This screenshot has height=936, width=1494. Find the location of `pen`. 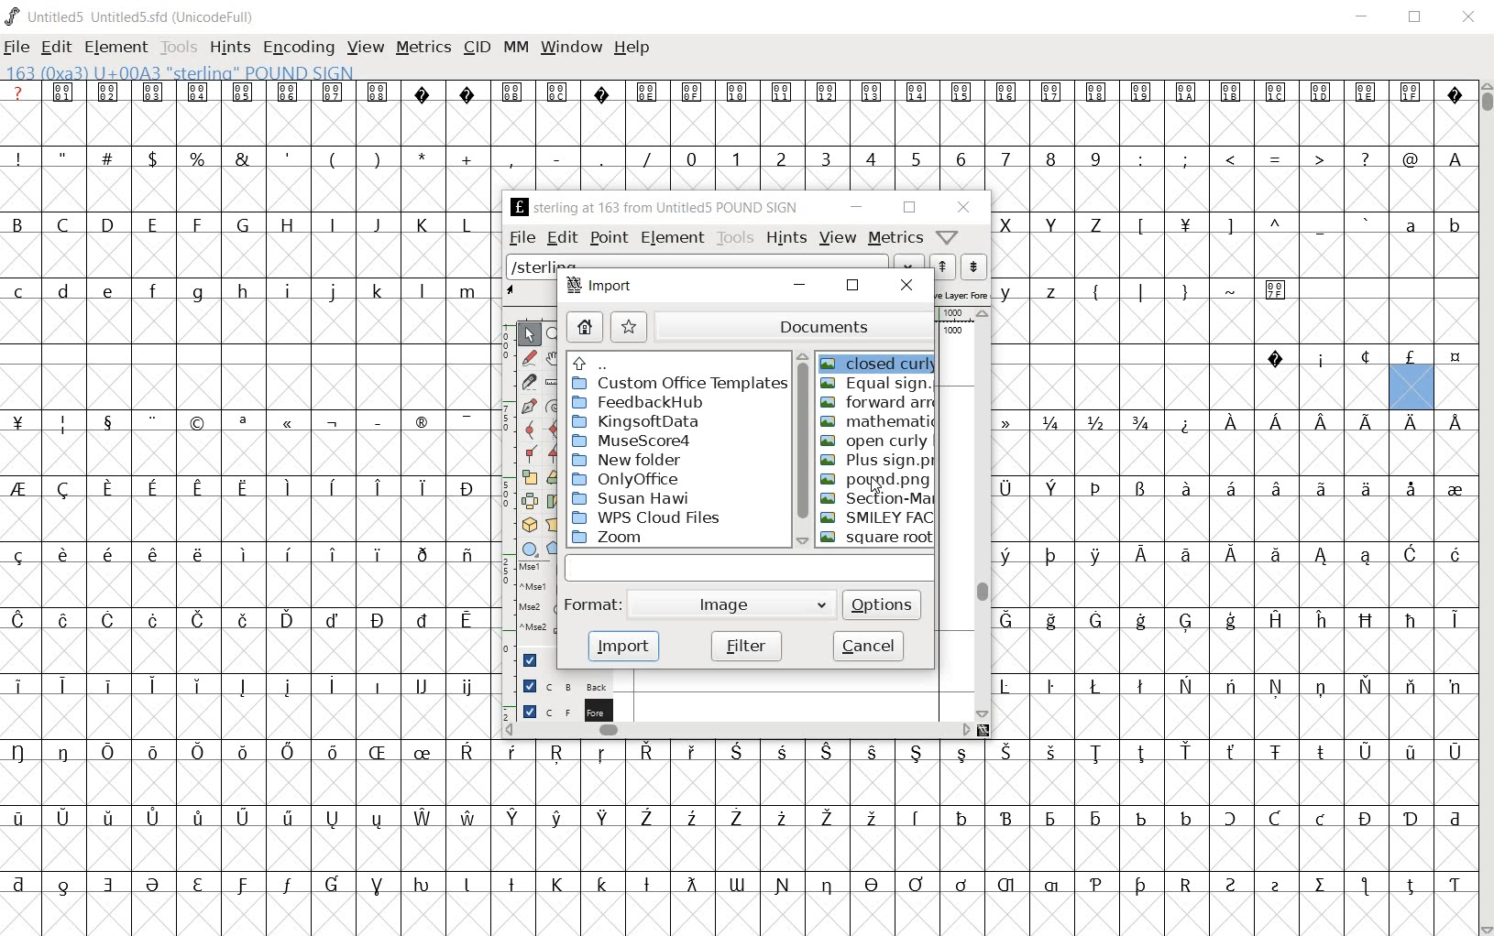

pen is located at coordinates (530, 408).